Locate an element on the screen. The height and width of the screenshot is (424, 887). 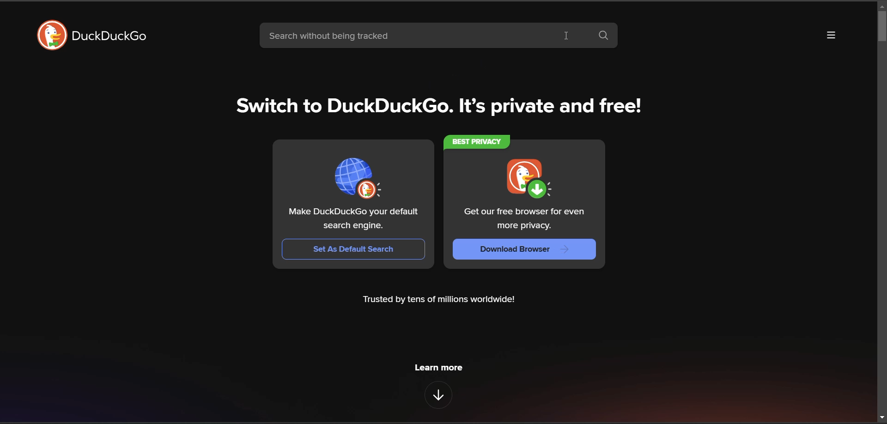
logo is located at coordinates (359, 178).